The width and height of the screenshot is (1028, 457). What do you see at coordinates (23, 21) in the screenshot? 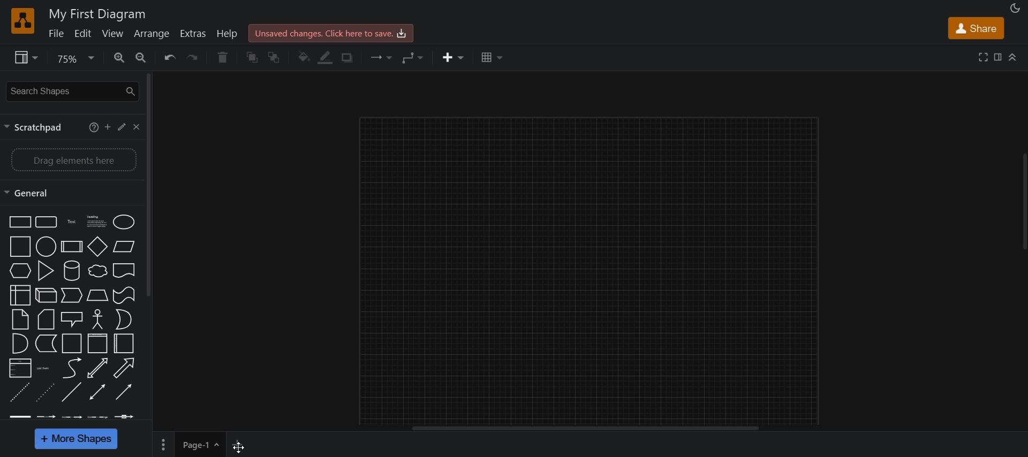
I see `logo` at bounding box center [23, 21].